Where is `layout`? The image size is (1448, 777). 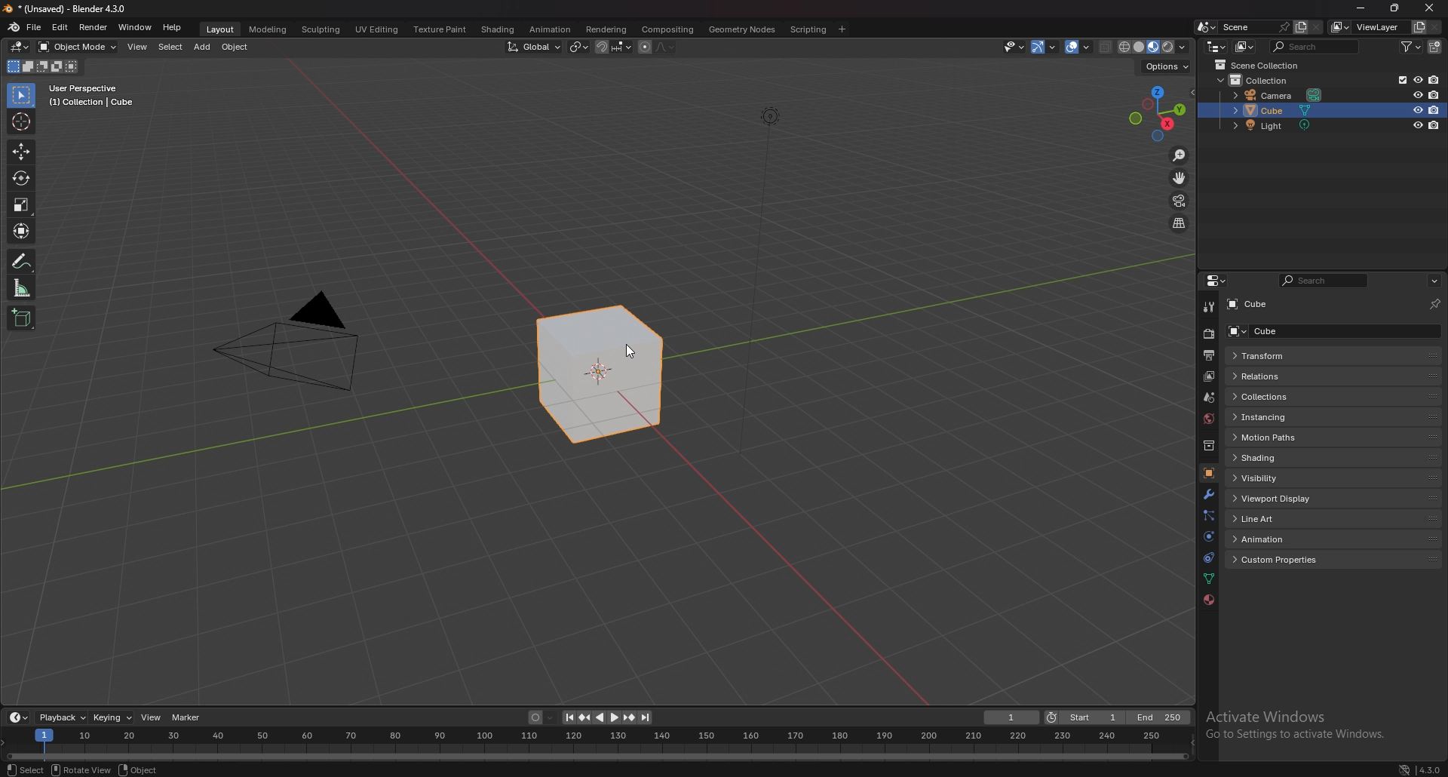
layout is located at coordinates (219, 29).